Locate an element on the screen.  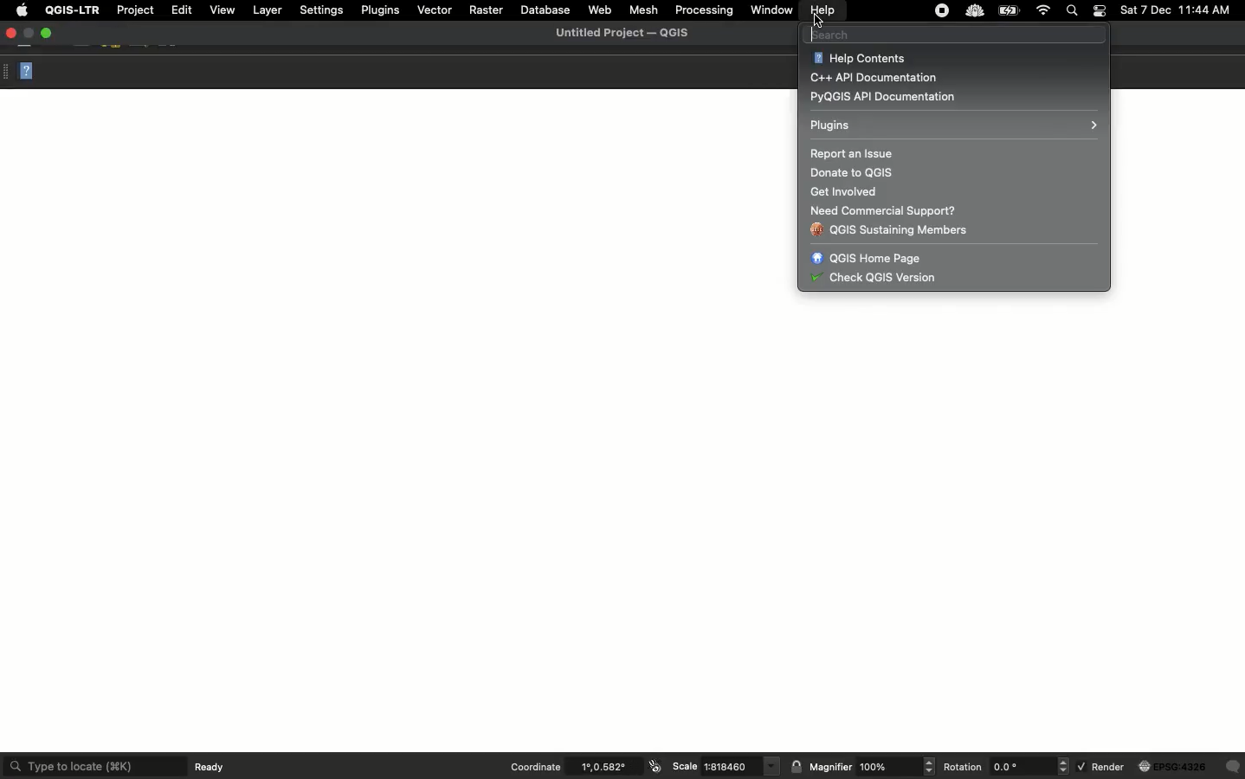
Maximize is located at coordinates (47, 32).